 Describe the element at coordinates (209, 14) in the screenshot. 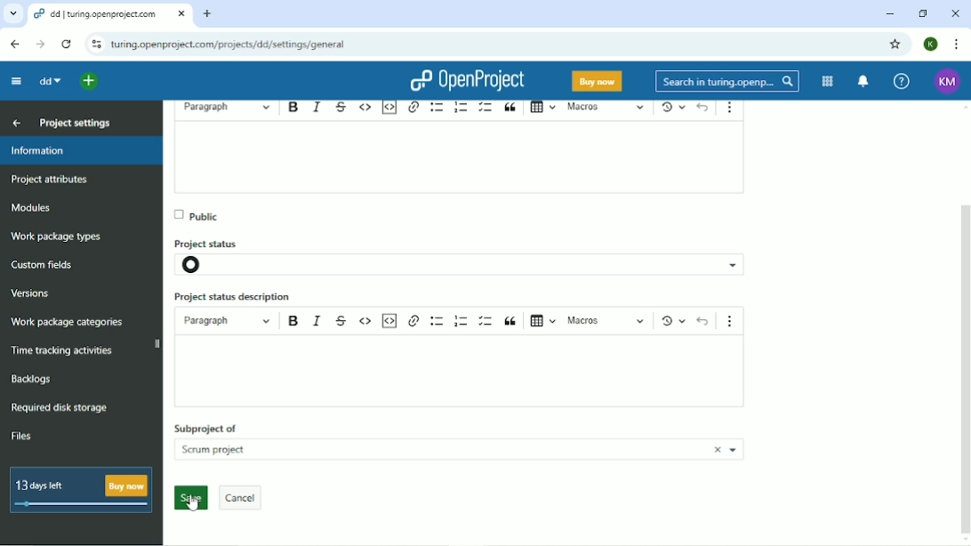

I see `New tab` at that location.